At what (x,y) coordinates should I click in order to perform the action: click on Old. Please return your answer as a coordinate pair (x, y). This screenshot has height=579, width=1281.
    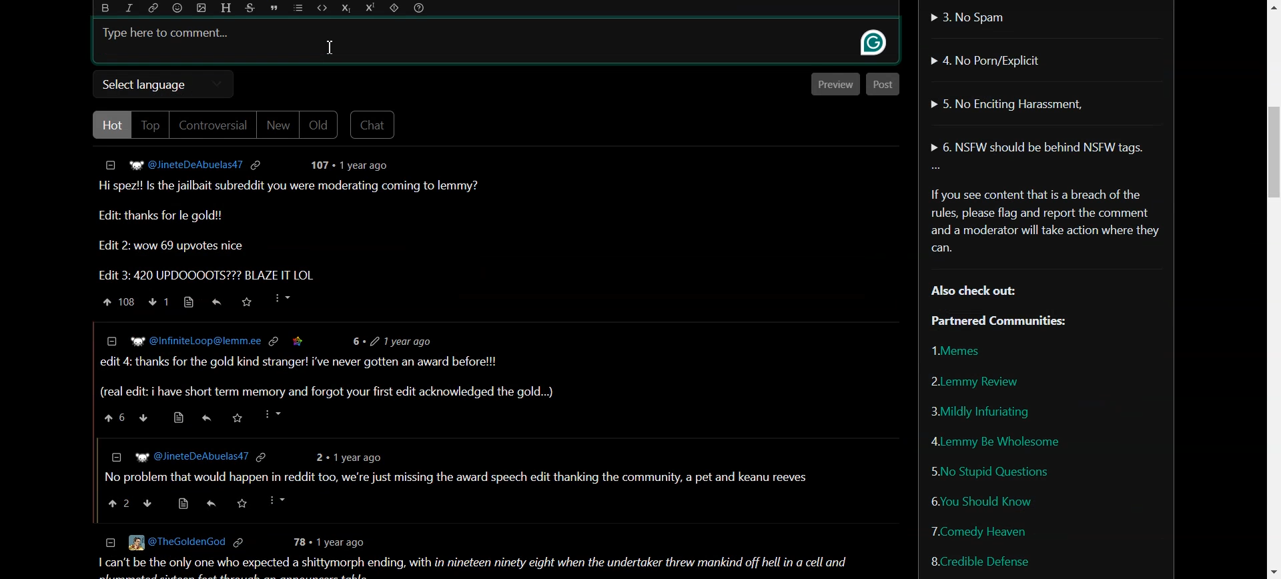
    Looking at the image, I should click on (320, 125).